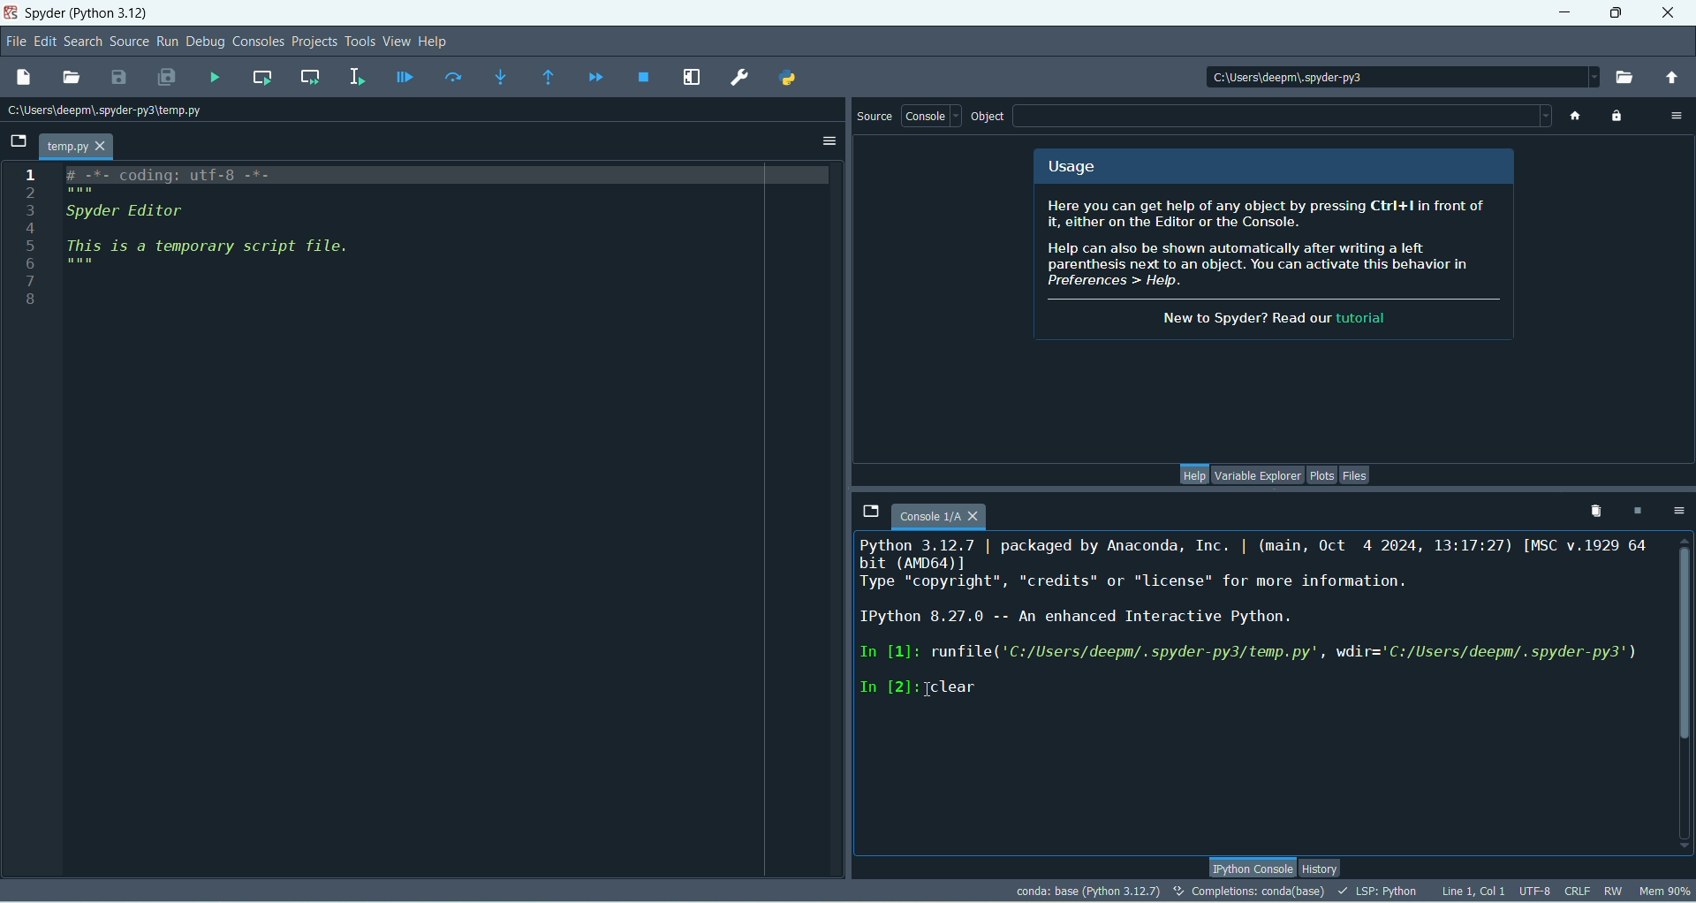 The width and height of the screenshot is (1696, 903). What do you see at coordinates (311, 78) in the screenshot?
I see `run current cell and go to next one` at bounding box center [311, 78].